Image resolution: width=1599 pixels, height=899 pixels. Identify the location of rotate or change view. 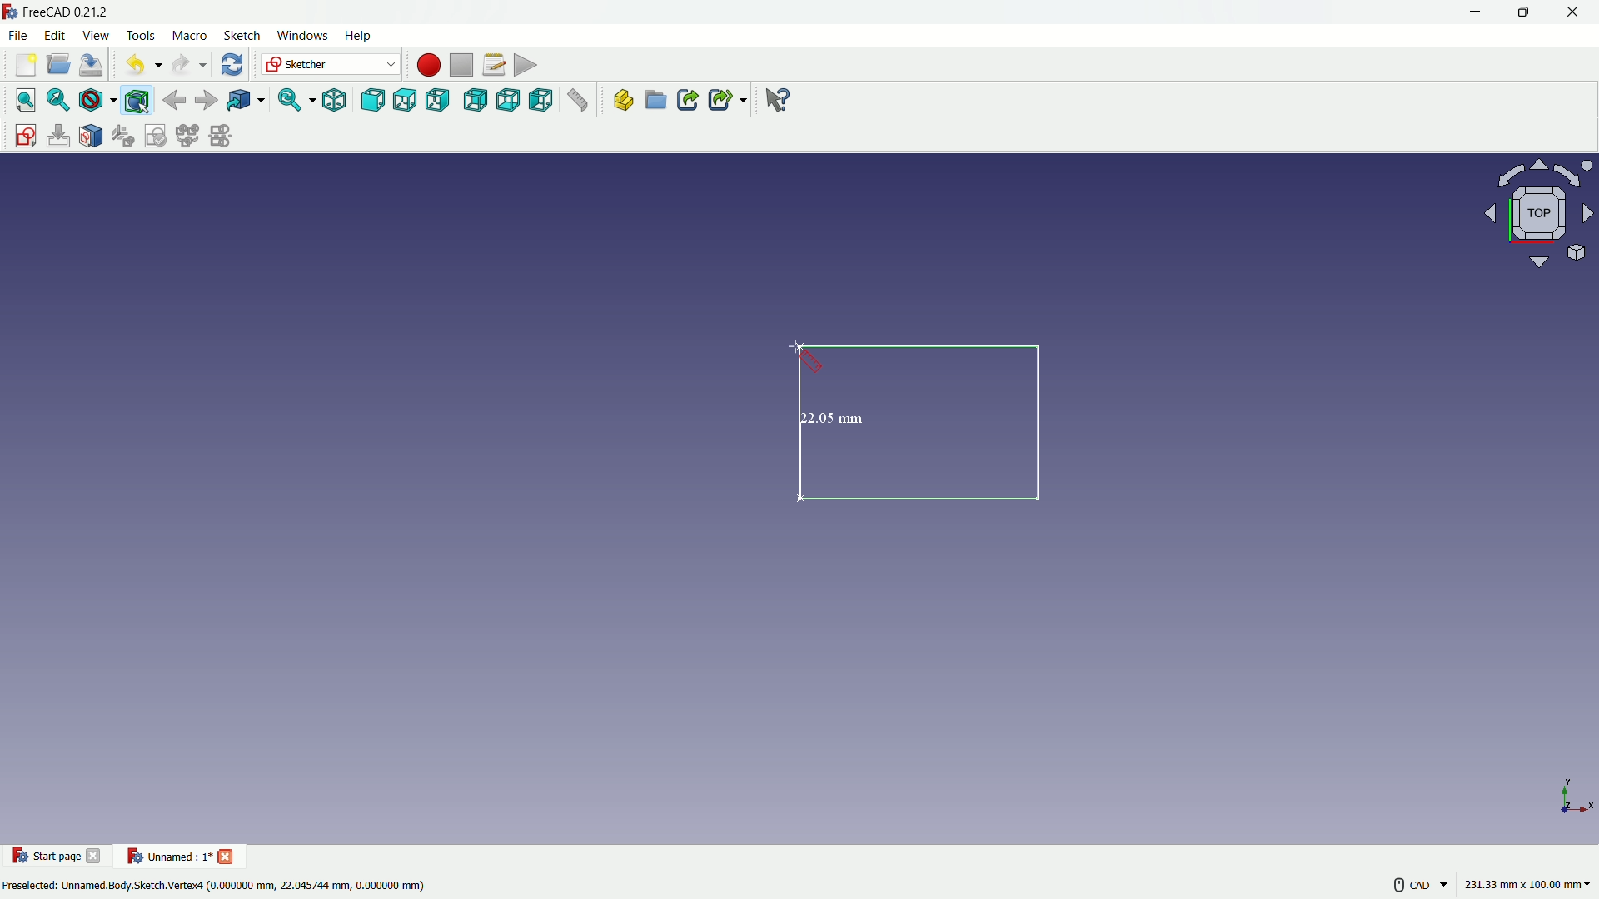
(1534, 215).